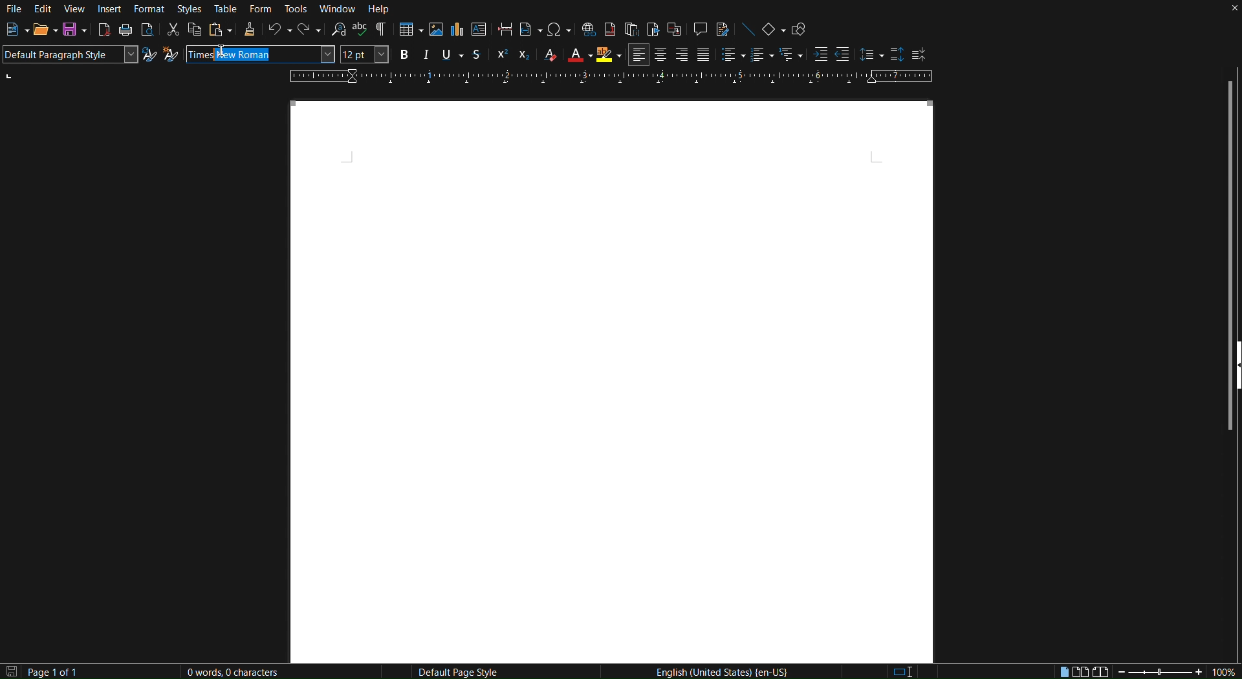 This screenshot has height=679, width=1242. I want to click on File , so click(14, 9).